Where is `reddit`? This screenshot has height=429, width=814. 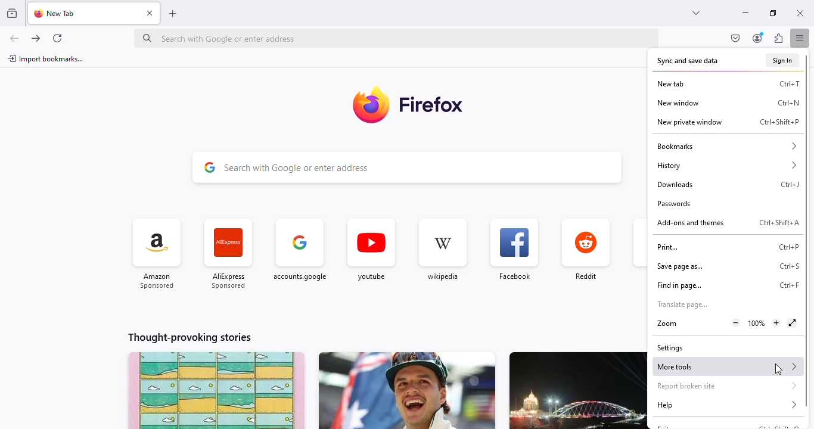 reddit is located at coordinates (586, 251).